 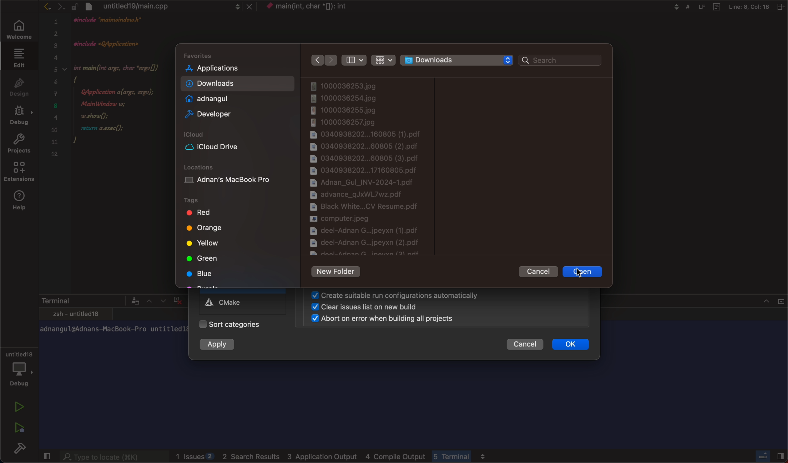 What do you see at coordinates (582, 271) in the screenshot?
I see `cursor` at bounding box center [582, 271].